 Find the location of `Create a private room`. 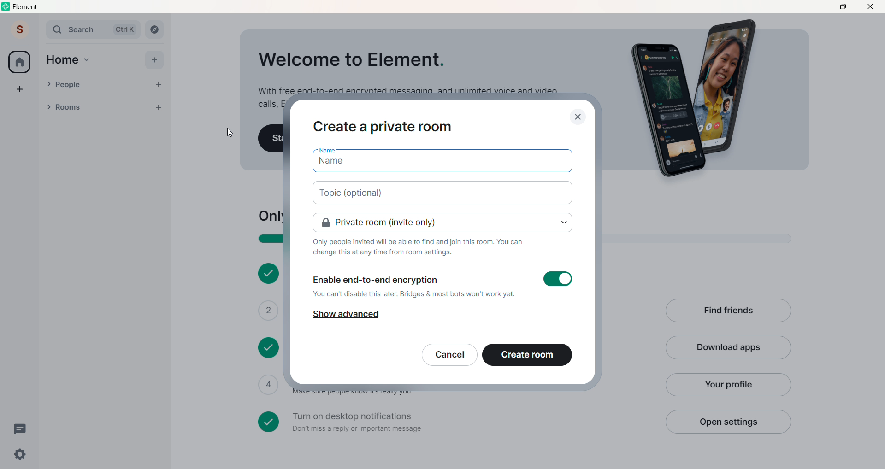

Create a private room is located at coordinates (383, 127).